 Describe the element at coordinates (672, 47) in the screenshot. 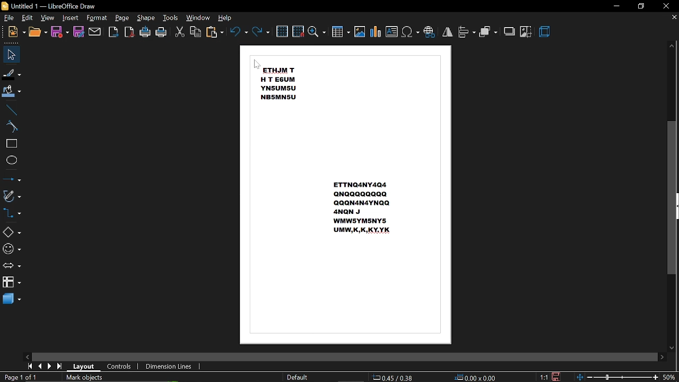

I see `Move up` at that location.